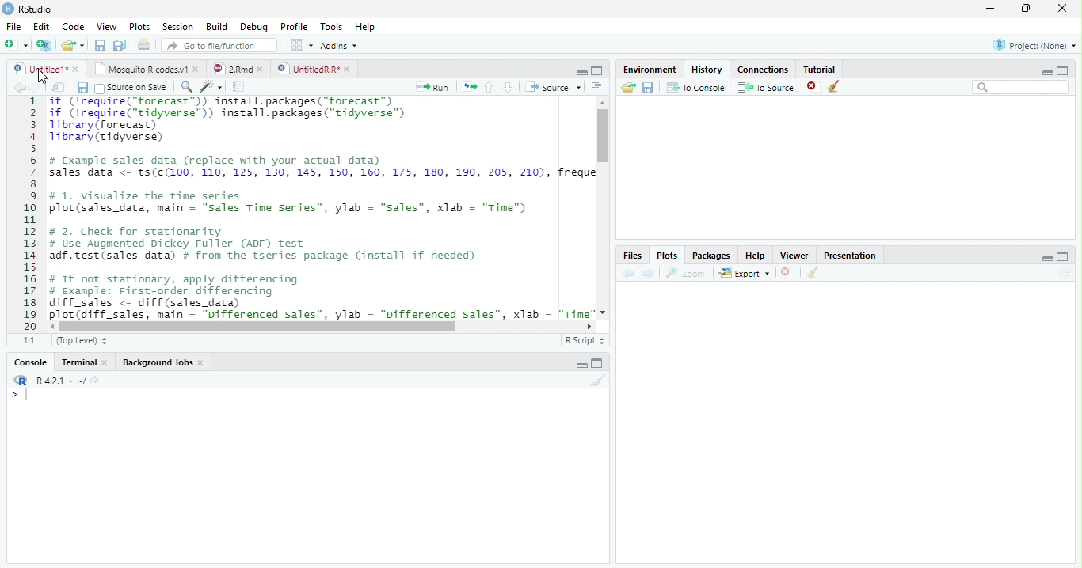 The width and height of the screenshot is (1082, 568). I want to click on # 2. Check for stationarity
# Use Augmented Dickey-Fuller (ADF) Test
adf.test(sales_data) # from the tseries package (install if needed), so click(263, 244).